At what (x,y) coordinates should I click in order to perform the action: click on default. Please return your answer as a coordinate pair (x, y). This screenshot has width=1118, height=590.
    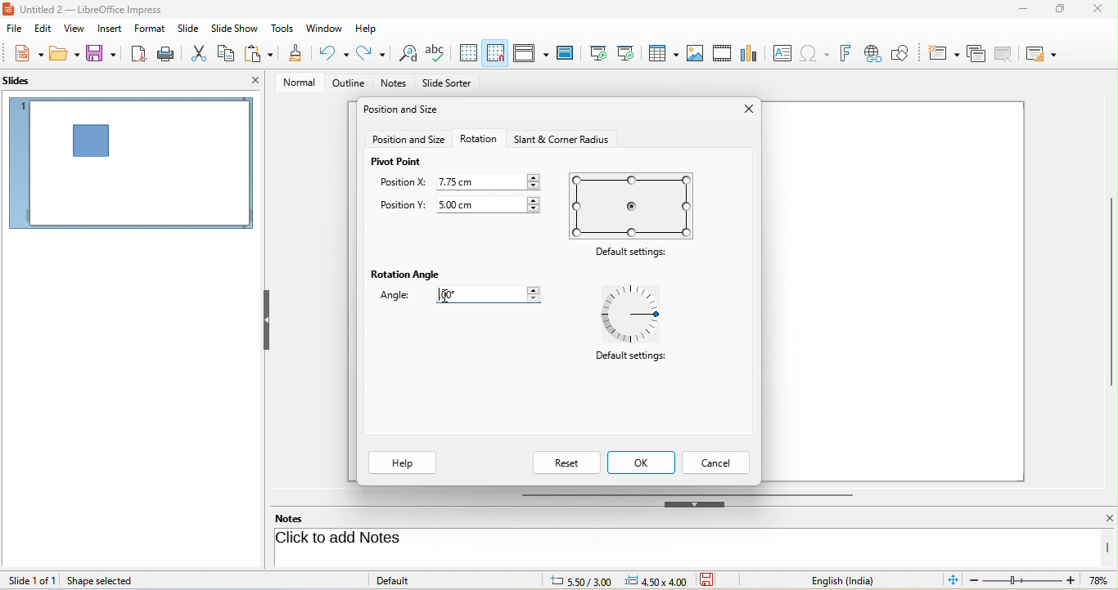
    Looking at the image, I should click on (411, 579).